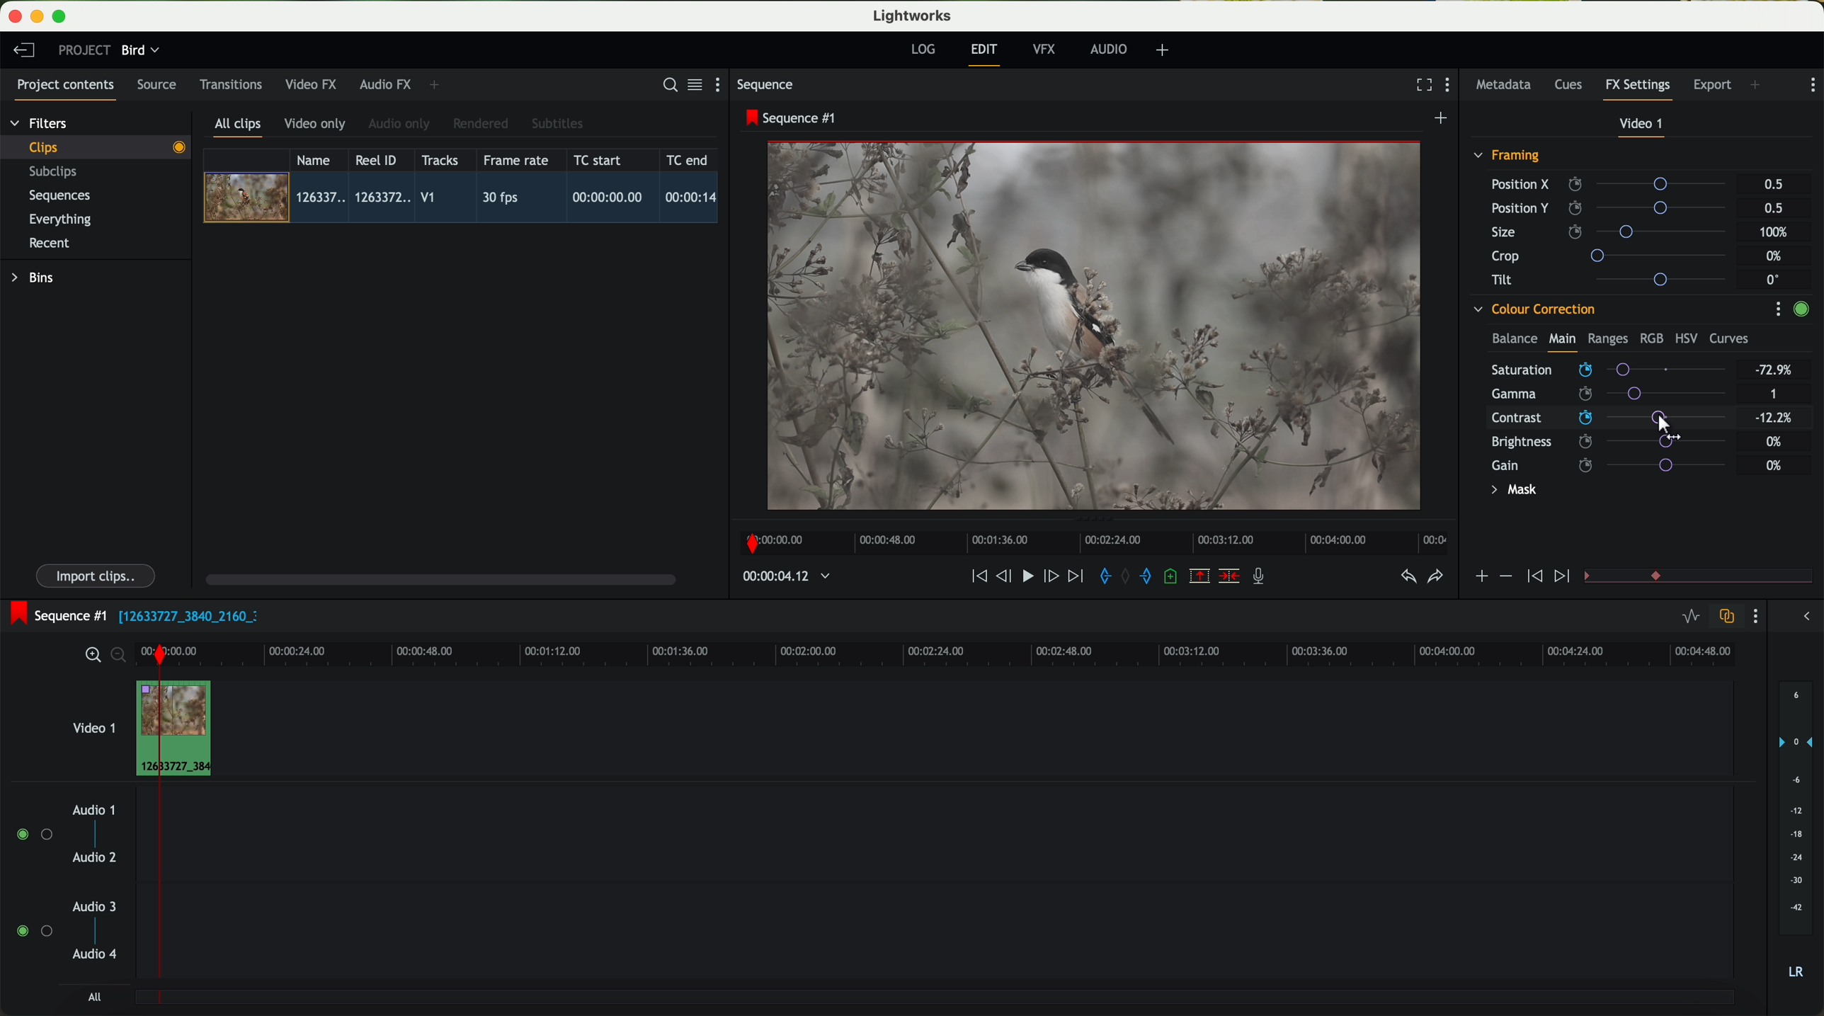  I want to click on balance, so click(1515, 340).